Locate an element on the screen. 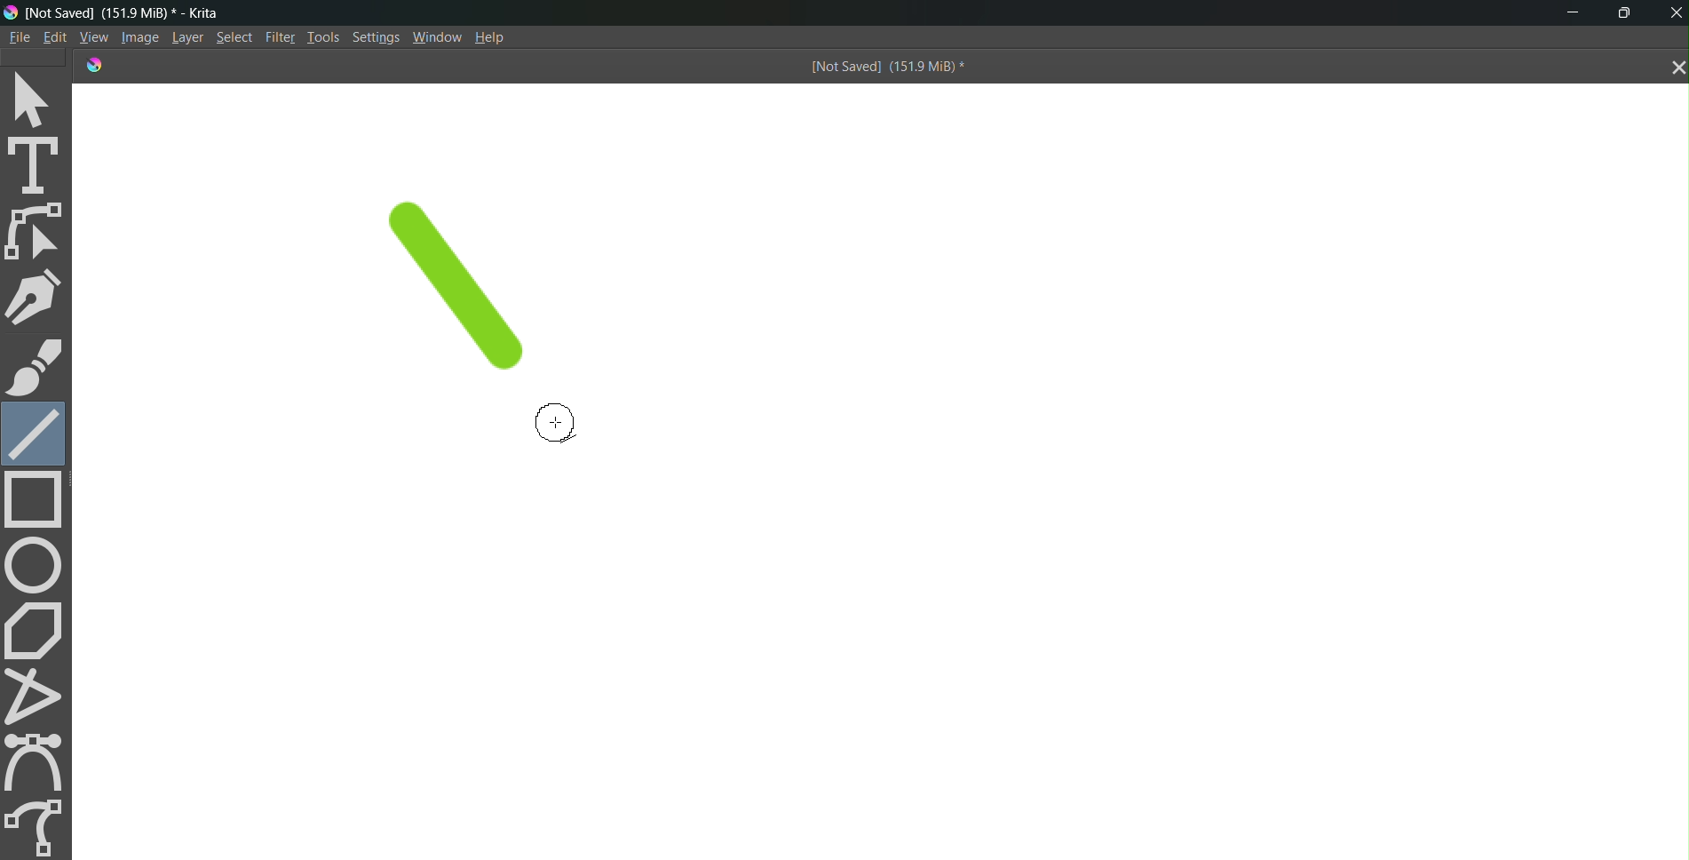 This screenshot has width=1689, height=860. Window is located at coordinates (437, 37).